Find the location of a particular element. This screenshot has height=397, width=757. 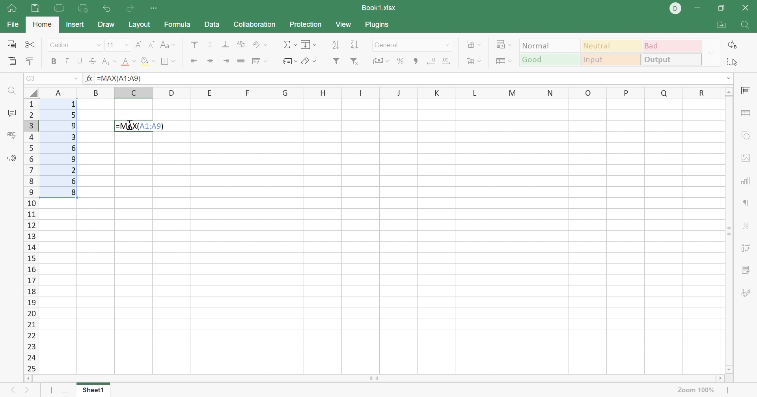

Zoom out is located at coordinates (663, 391).